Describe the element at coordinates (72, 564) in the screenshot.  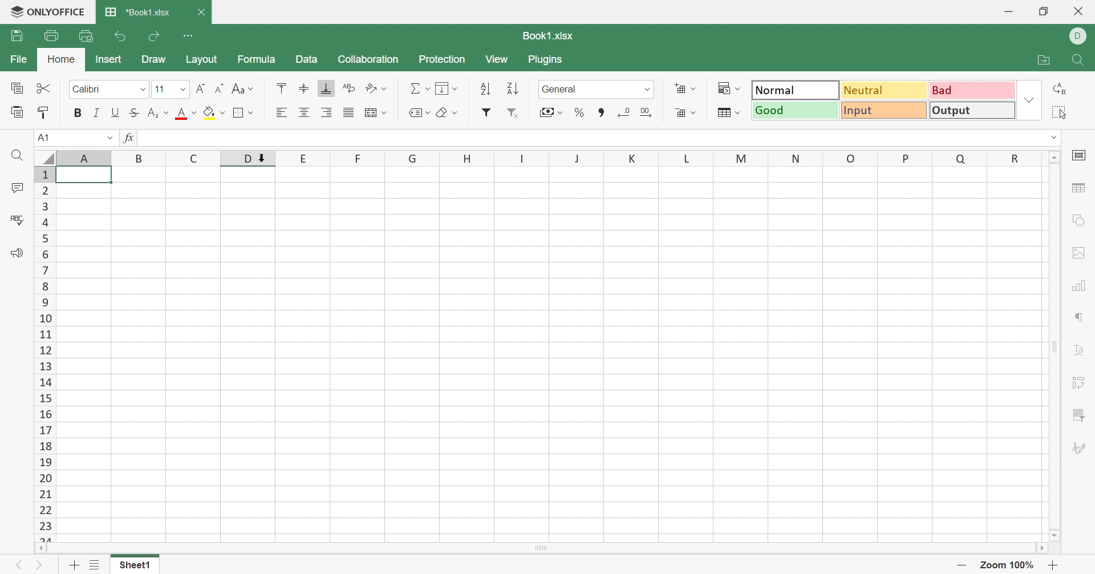
I see `Add sheet` at that location.